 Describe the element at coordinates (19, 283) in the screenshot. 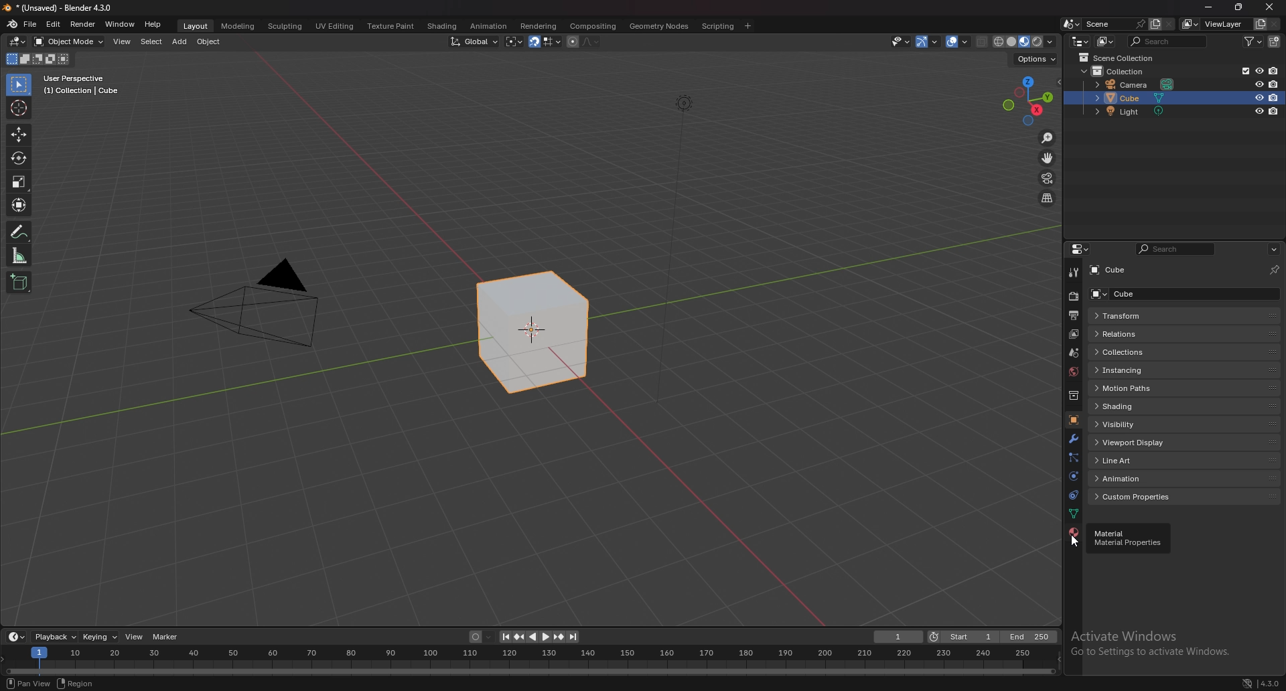

I see `add cube` at that location.